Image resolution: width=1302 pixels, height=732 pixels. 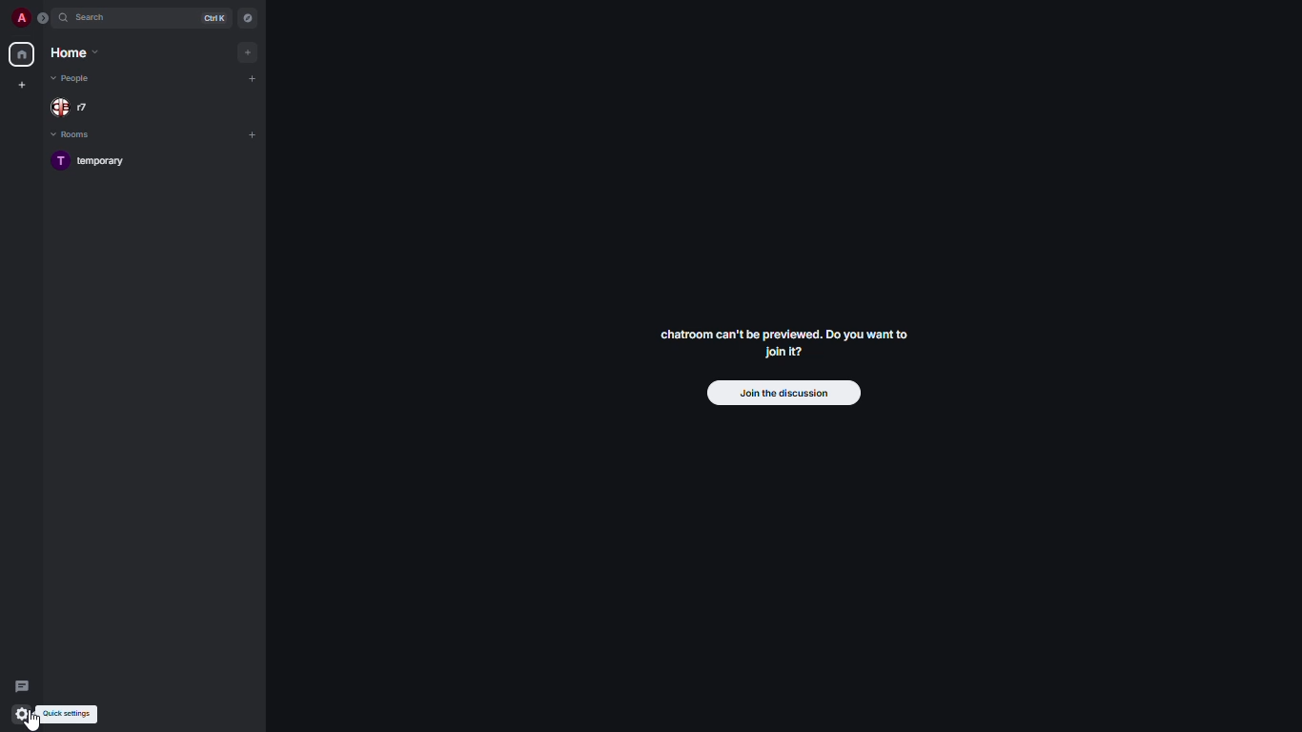 What do you see at coordinates (23, 53) in the screenshot?
I see `home` at bounding box center [23, 53].